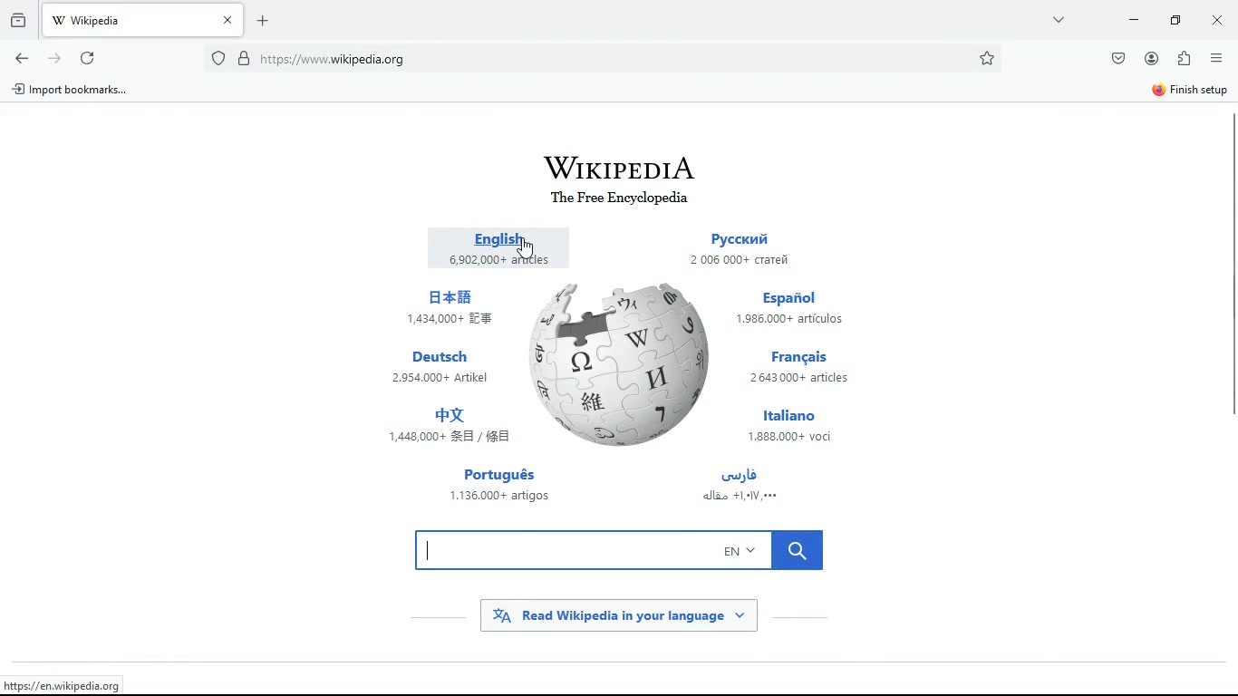  Describe the element at coordinates (802, 308) in the screenshot. I see `español` at that location.